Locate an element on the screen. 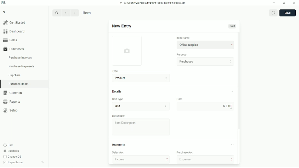 The image size is (299, 168). sales is located at coordinates (10, 40).